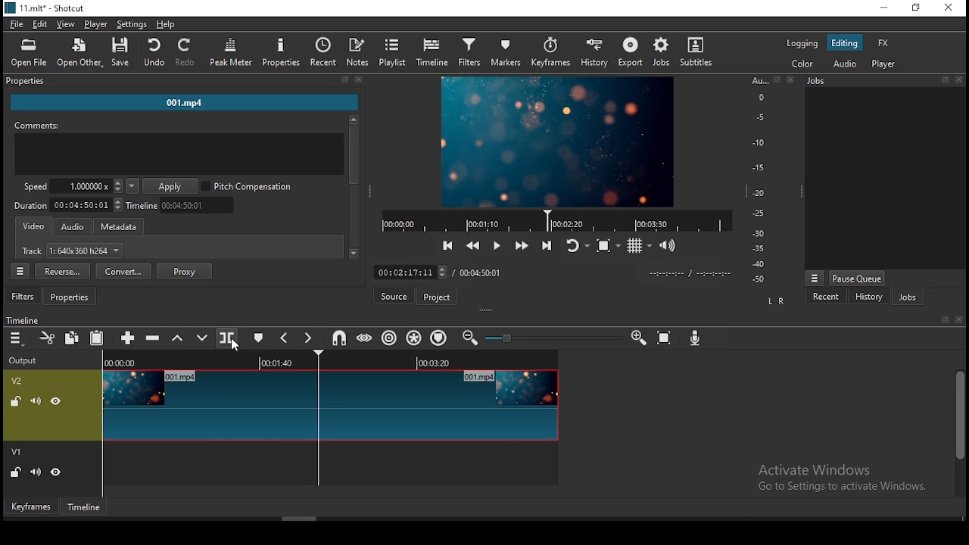 The width and height of the screenshot is (969, 545). I want to click on toggle grid display on the player, so click(641, 245).